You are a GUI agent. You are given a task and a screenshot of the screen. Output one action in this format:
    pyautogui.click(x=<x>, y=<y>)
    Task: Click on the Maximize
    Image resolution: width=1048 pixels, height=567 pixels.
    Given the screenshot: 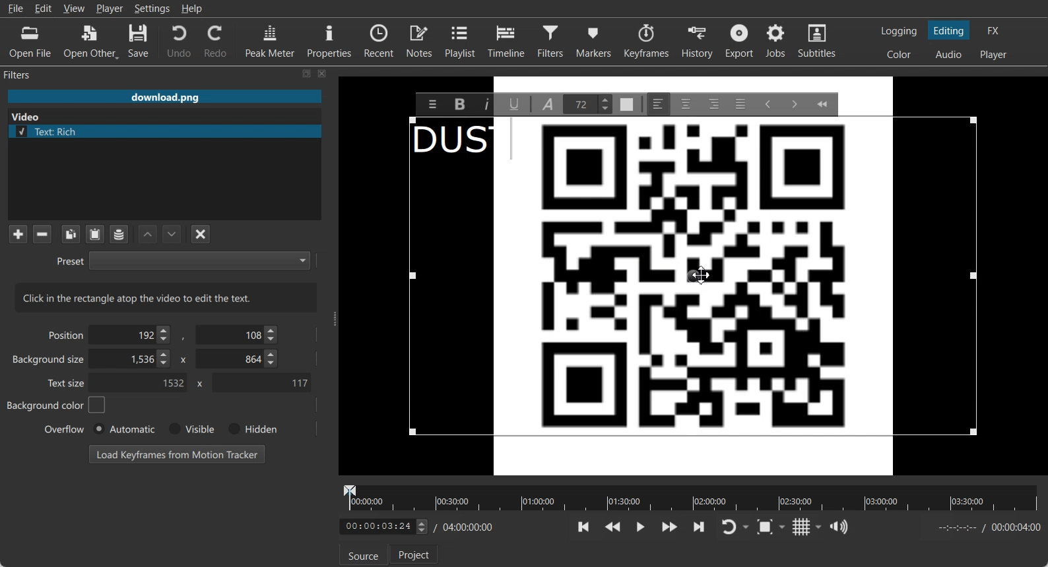 What is the action you would take?
    pyautogui.click(x=307, y=73)
    